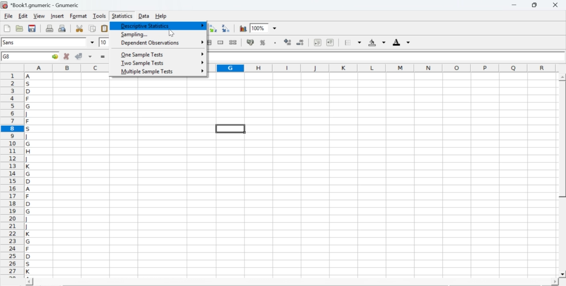 The width and height of the screenshot is (566, 286). I want to click on paste, so click(105, 29).